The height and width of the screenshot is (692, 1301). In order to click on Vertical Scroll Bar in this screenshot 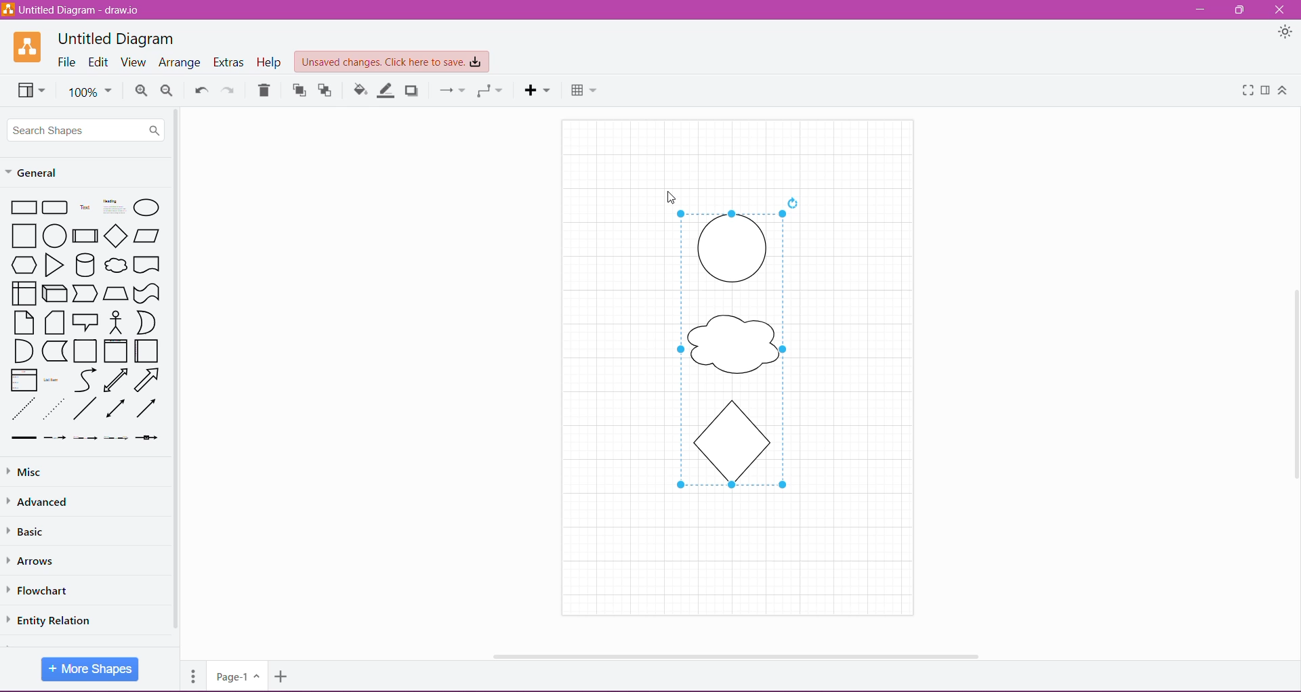, I will do `click(1292, 381)`.